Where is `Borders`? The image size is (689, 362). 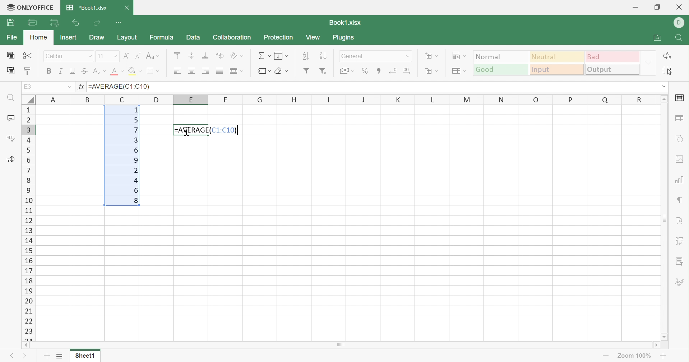
Borders is located at coordinates (153, 70).